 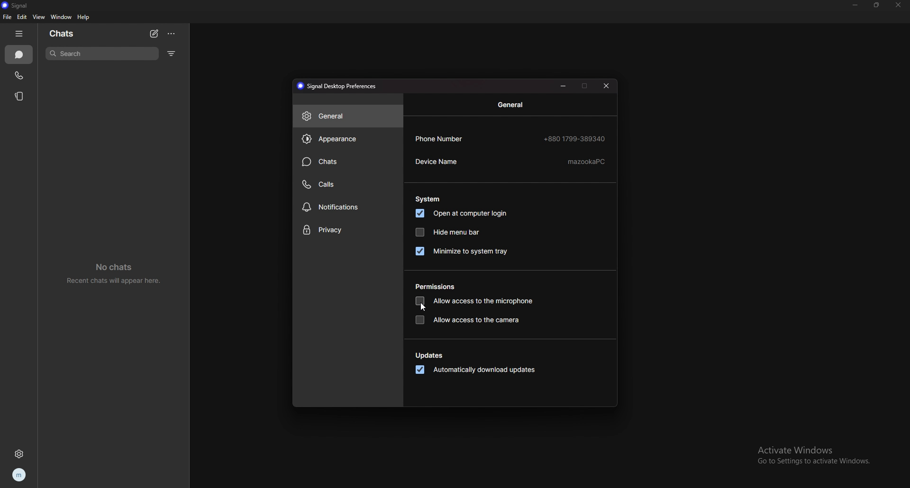 What do you see at coordinates (154, 34) in the screenshot?
I see `new chat` at bounding box center [154, 34].